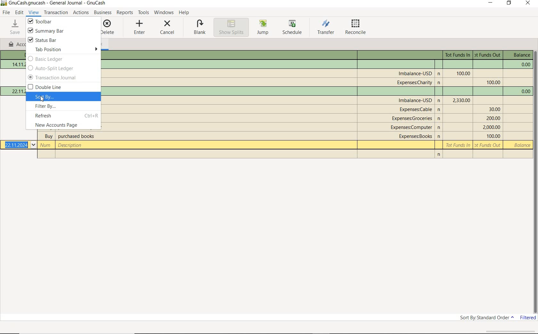 Image resolution: width=538 pixels, height=334 pixels. Describe the element at coordinates (69, 115) in the screenshot. I see `refresh` at that location.